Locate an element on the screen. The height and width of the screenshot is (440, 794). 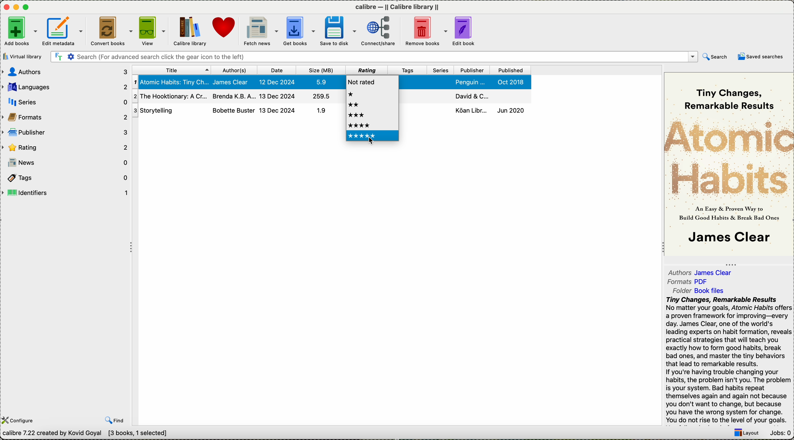
tags is located at coordinates (65, 178).